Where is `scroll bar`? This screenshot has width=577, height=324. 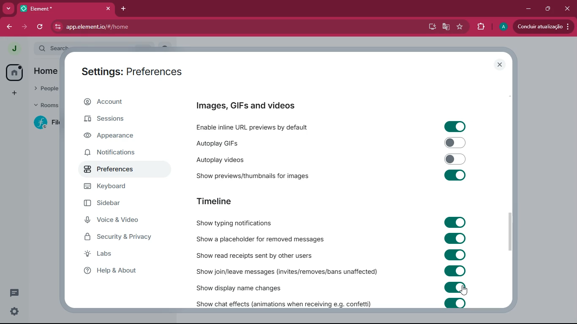
scroll bar is located at coordinates (510, 231).